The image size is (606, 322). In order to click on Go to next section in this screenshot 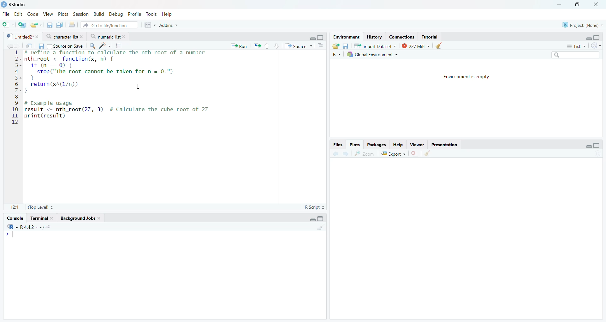, I will do `click(277, 45)`.